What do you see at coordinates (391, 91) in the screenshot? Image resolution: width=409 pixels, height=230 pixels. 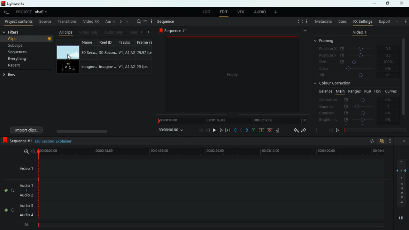 I see `curves` at bounding box center [391, 91].